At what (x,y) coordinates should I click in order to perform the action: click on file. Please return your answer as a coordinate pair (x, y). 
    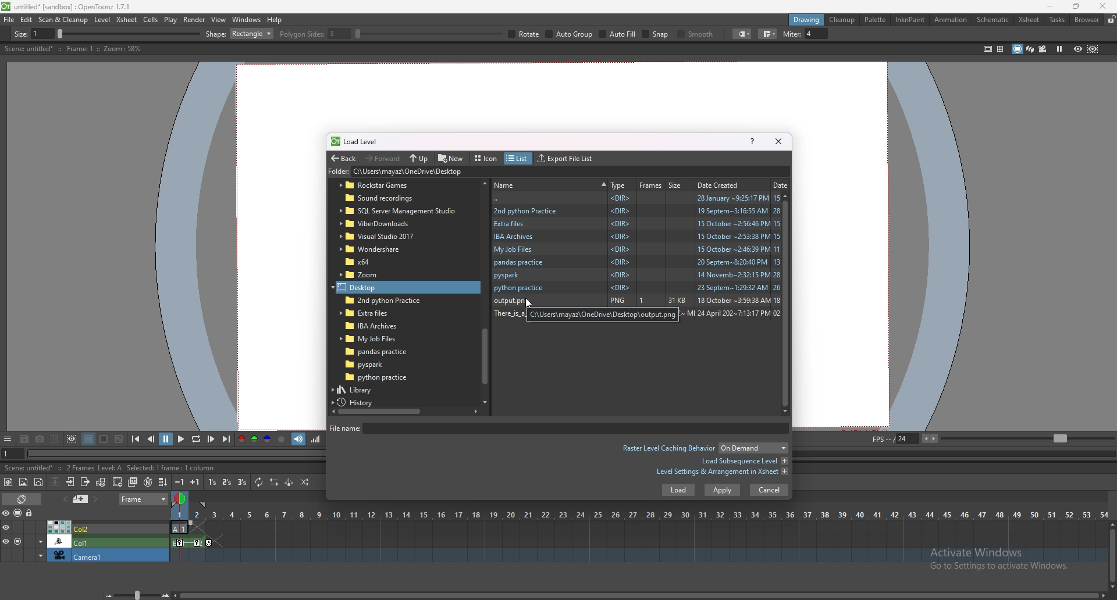
    Looking at the image, I should click on (9, 19).